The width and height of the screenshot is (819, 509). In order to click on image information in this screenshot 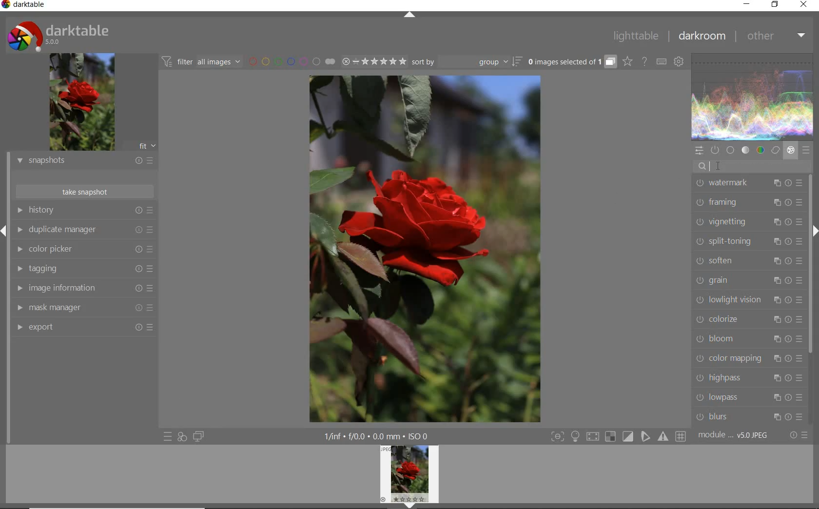, I will do `click(83, 288)`.